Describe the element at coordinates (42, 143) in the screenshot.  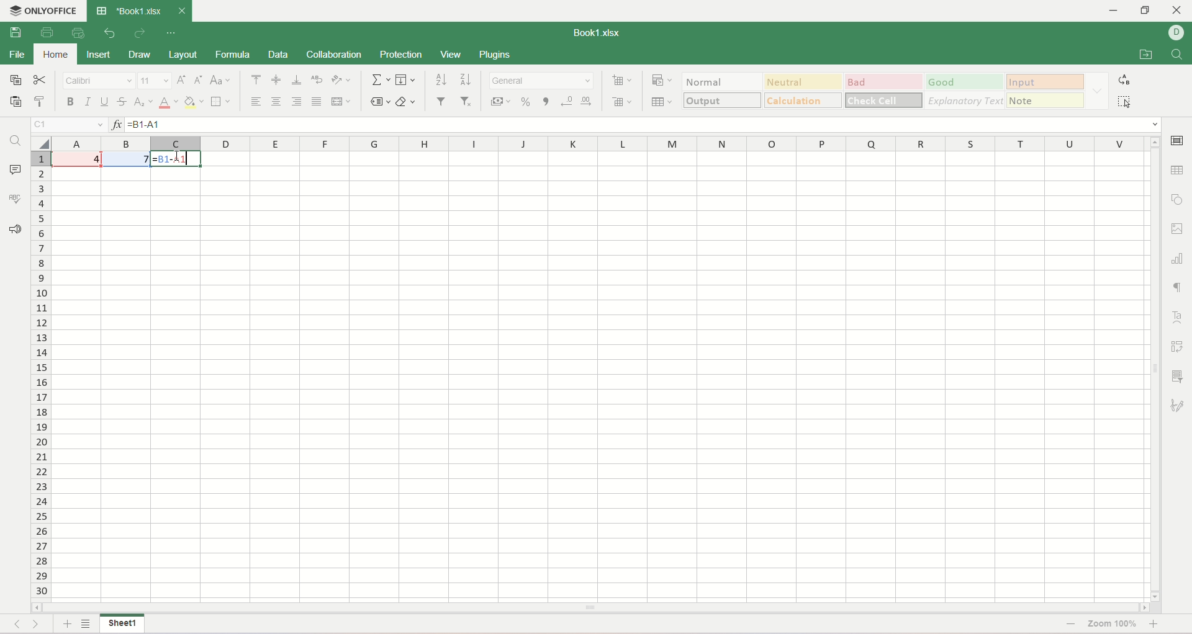
I see `select all` at that location.